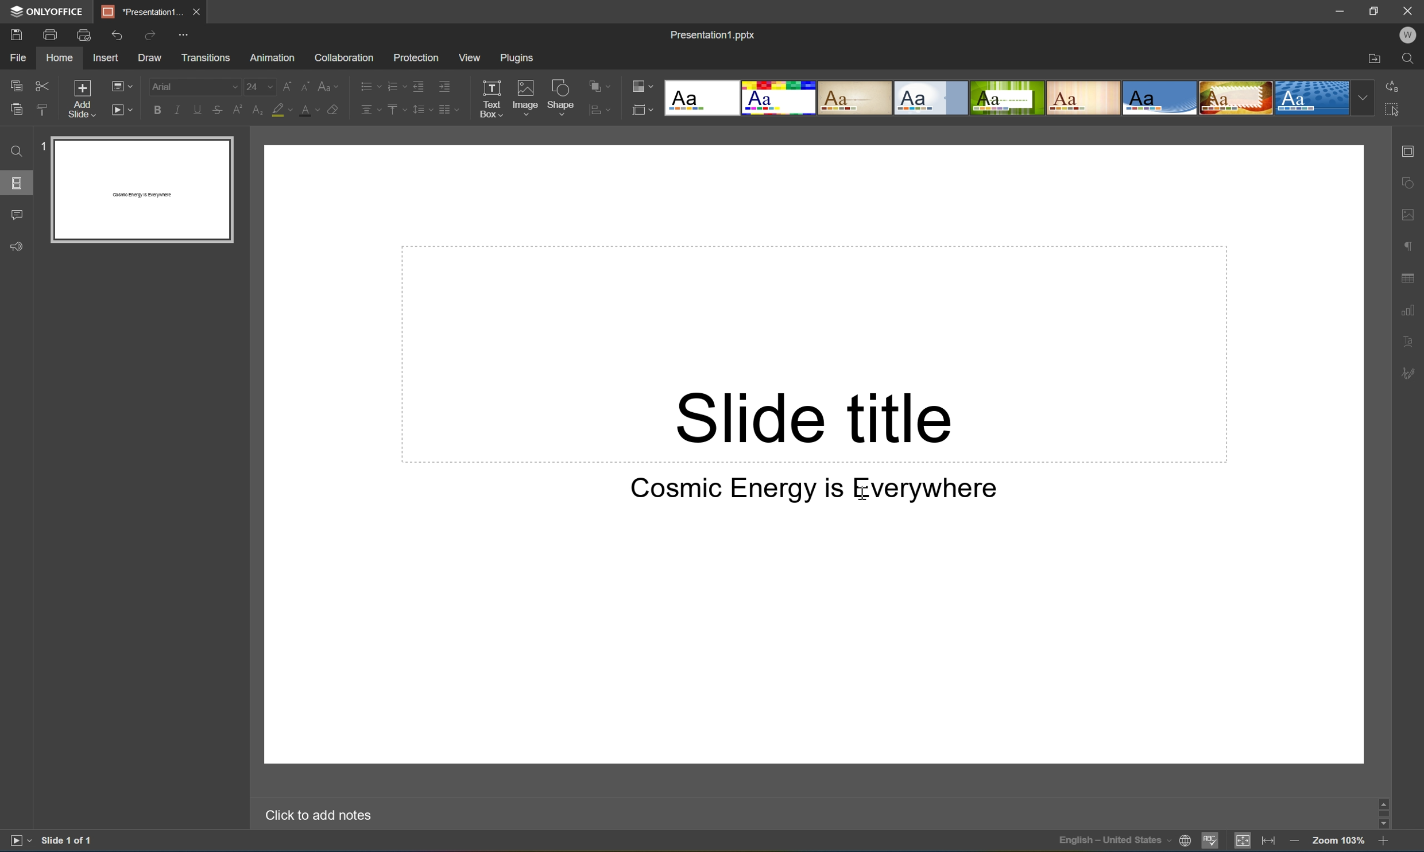  What do you see at coordinates (16, 214) in the screenshot?
I see `Comments` at bounding box center [16, 214].